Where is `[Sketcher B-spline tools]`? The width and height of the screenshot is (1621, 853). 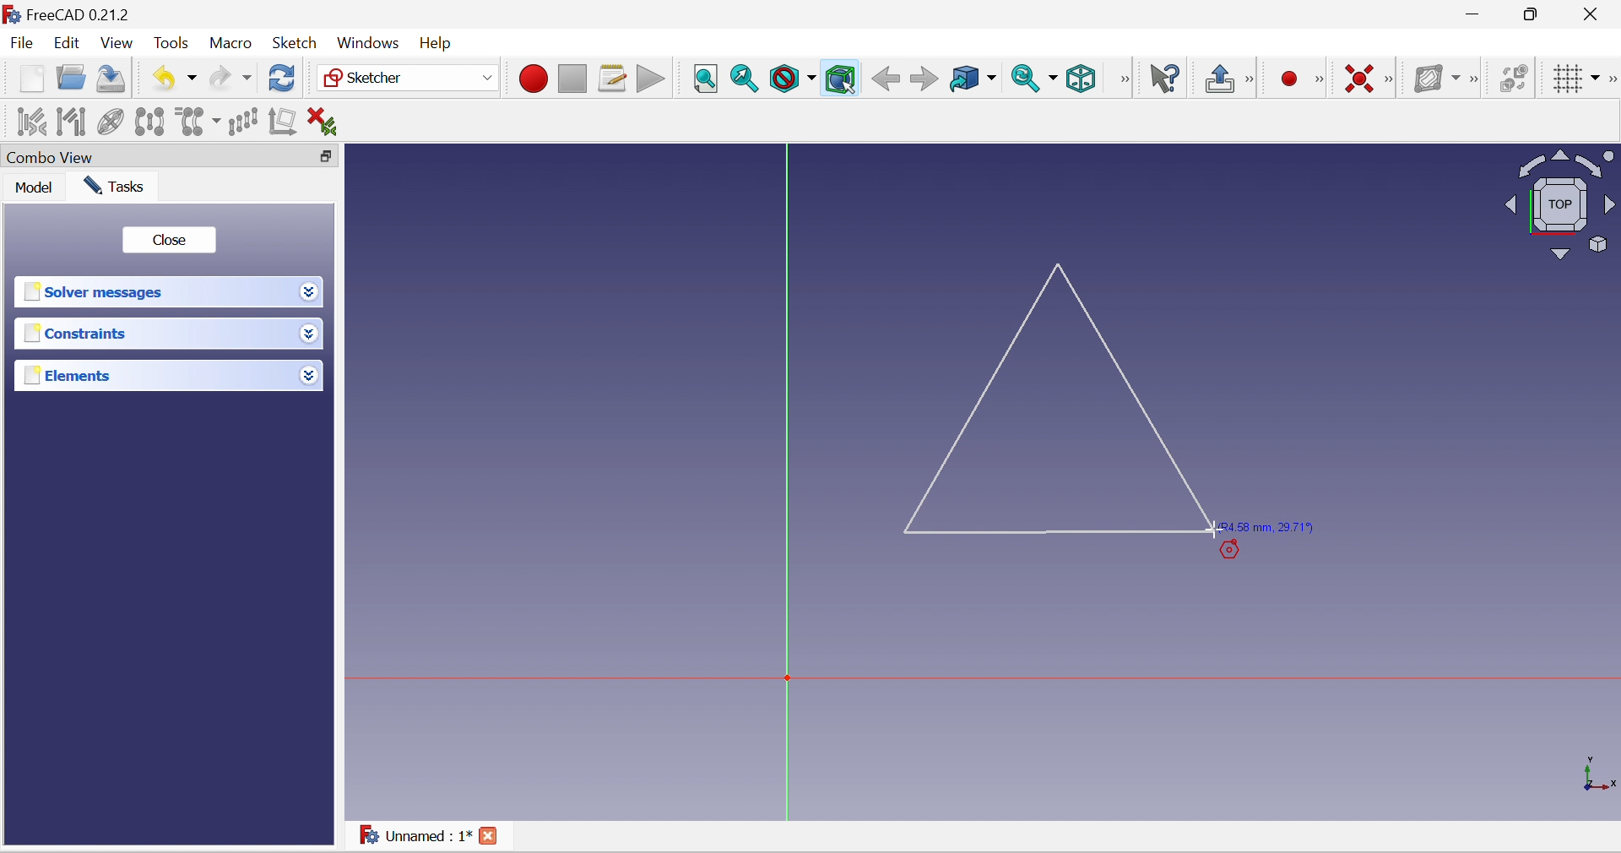
[Sketcher B-spline tools] is located at coordinates (1477, 79).